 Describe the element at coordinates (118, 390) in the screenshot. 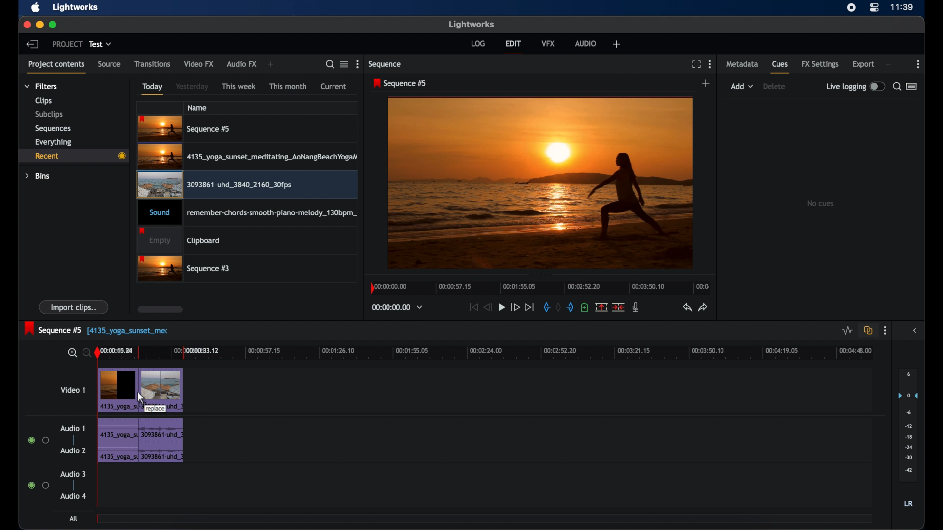

I see `video clip` at that location.